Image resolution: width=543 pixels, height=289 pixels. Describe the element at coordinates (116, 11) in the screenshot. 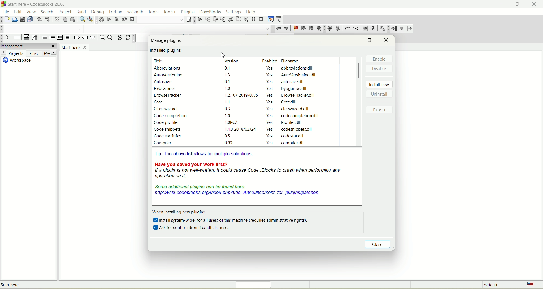

I see `fortan` at that location.